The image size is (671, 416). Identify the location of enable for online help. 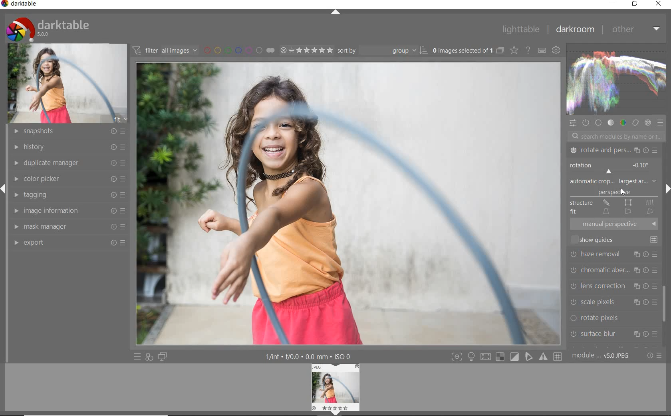
(528, 50).